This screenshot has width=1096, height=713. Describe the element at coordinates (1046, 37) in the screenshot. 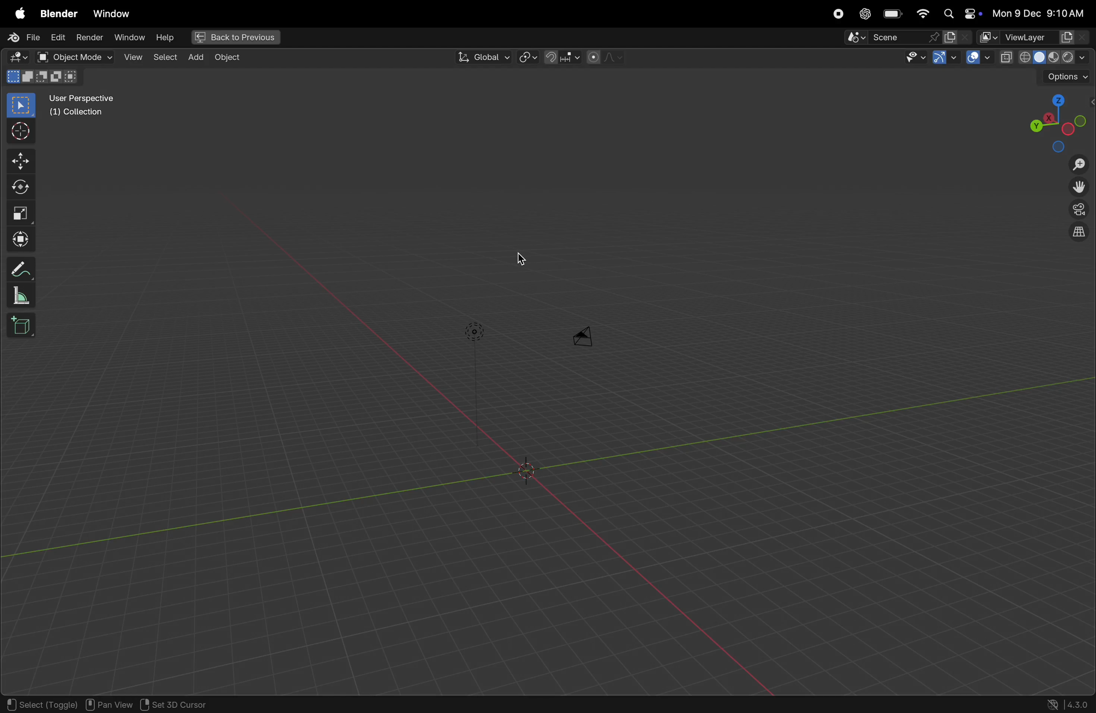

I see `view layers` at that location.